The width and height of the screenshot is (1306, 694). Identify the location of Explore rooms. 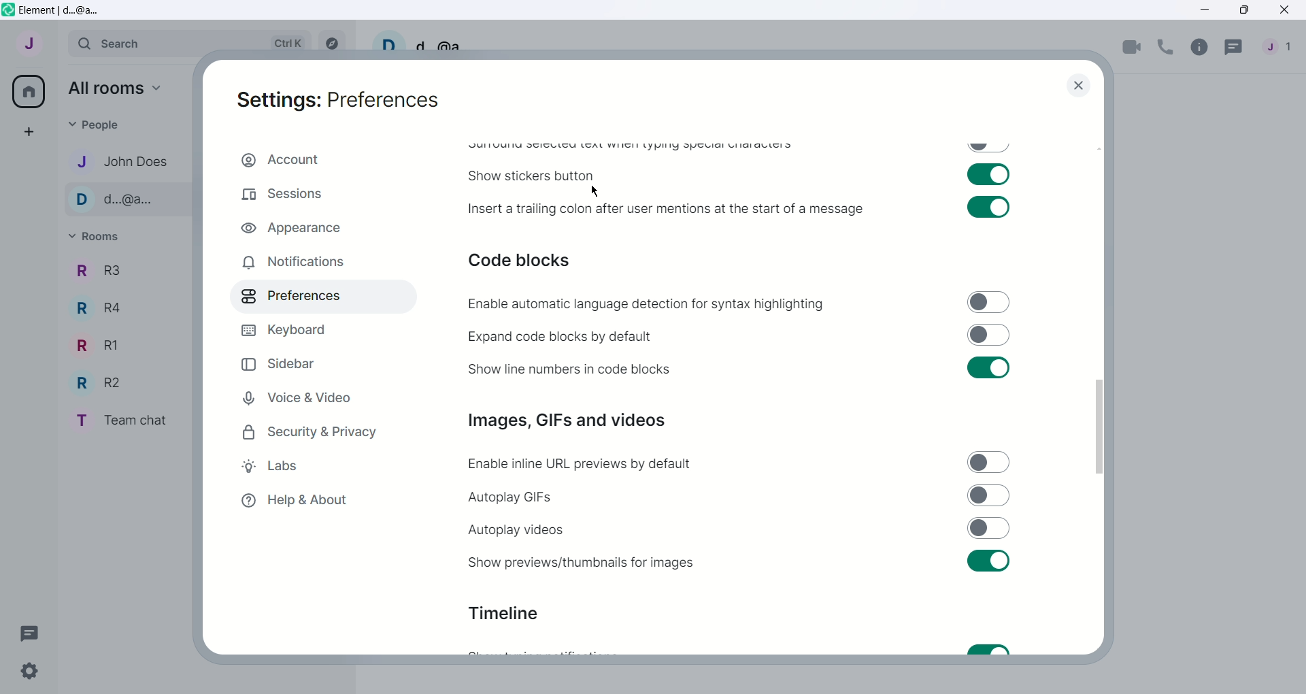
(331, 41).